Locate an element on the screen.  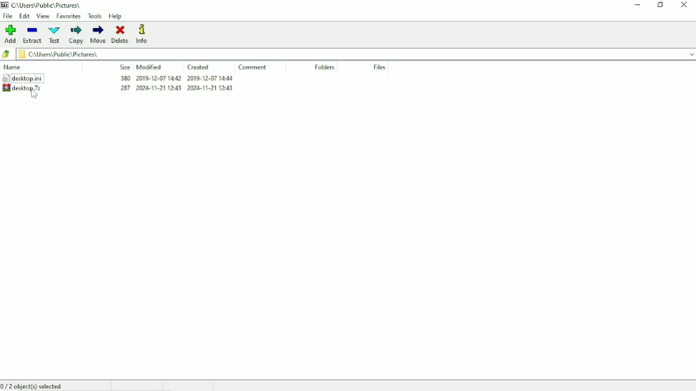
Folders is located at coordinates (324, 68).